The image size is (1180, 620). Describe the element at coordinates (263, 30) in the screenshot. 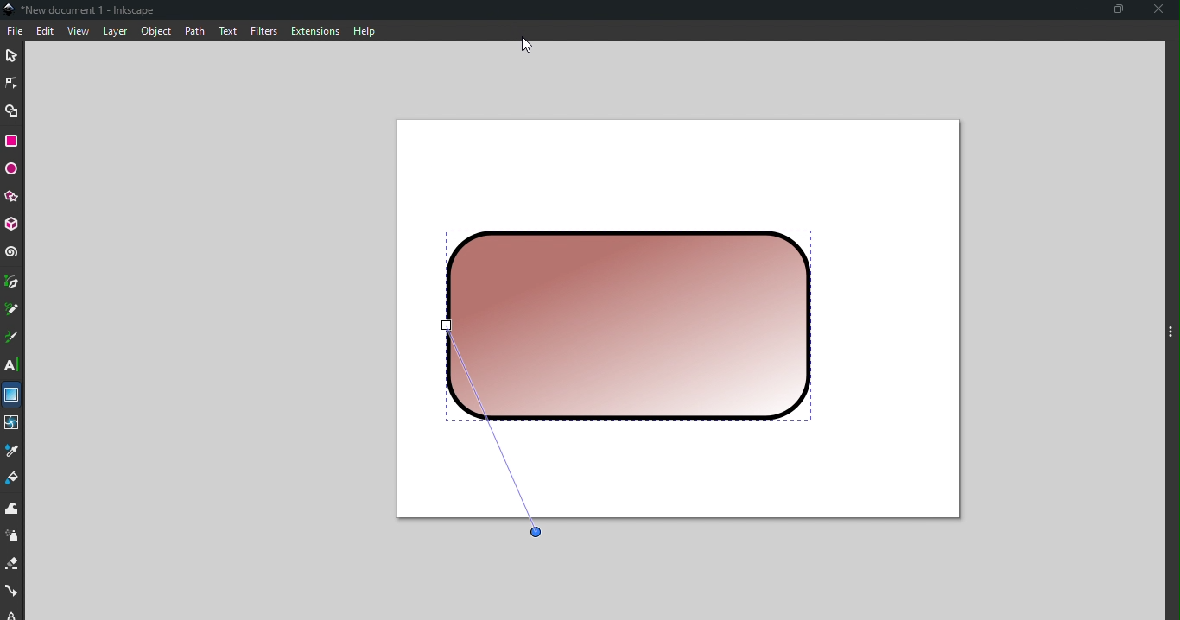

I see `Filters` at that location.